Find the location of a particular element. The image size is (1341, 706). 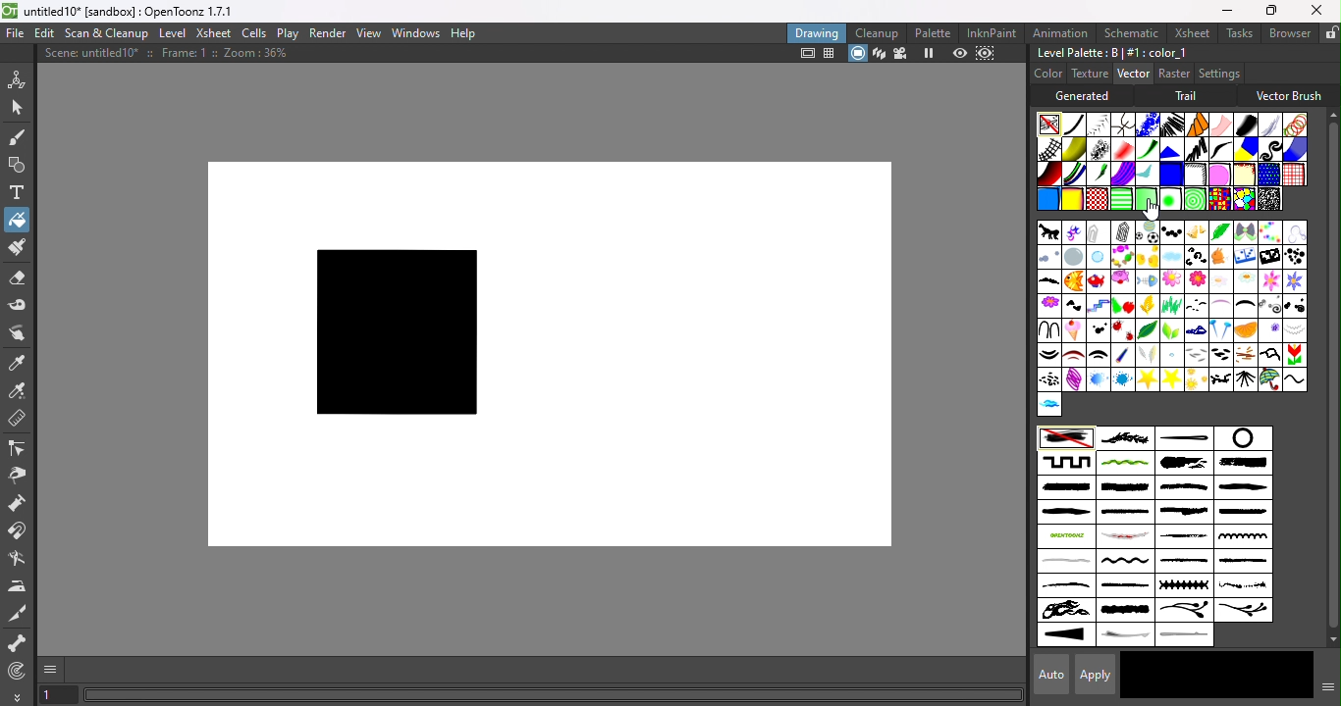

3D View is located at coordinates (877, 54).